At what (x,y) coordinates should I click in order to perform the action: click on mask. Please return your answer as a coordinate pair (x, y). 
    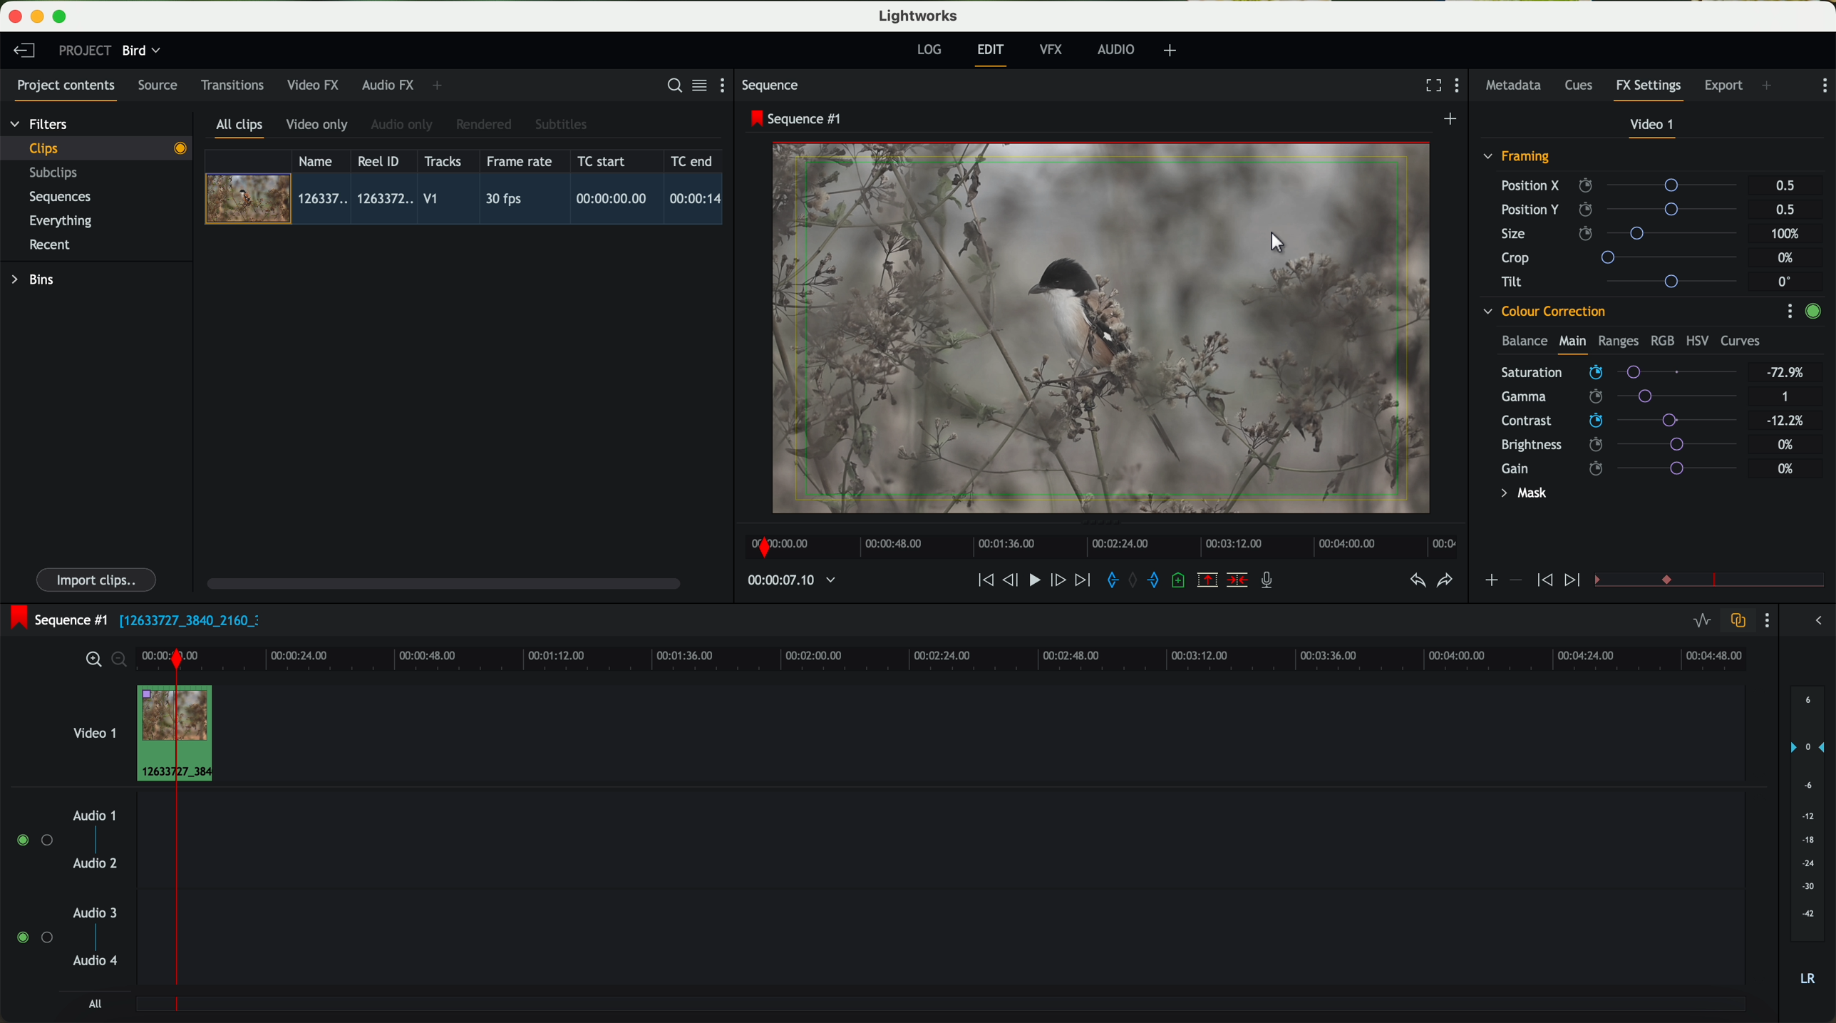
    Looking at the image, I should click on (1521, 495).